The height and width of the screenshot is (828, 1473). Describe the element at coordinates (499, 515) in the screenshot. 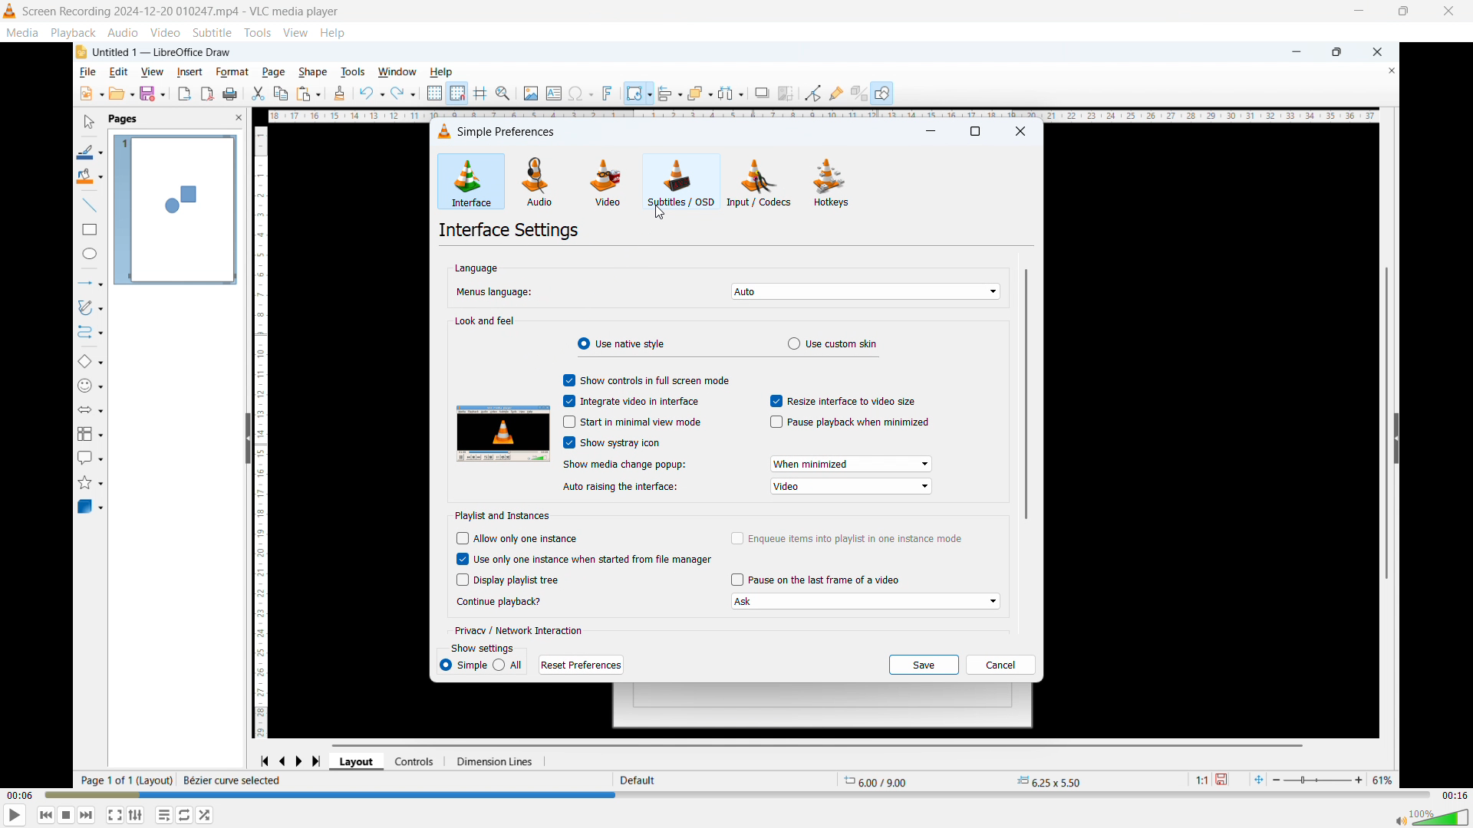

I see `Playlist and instances ` at that location.